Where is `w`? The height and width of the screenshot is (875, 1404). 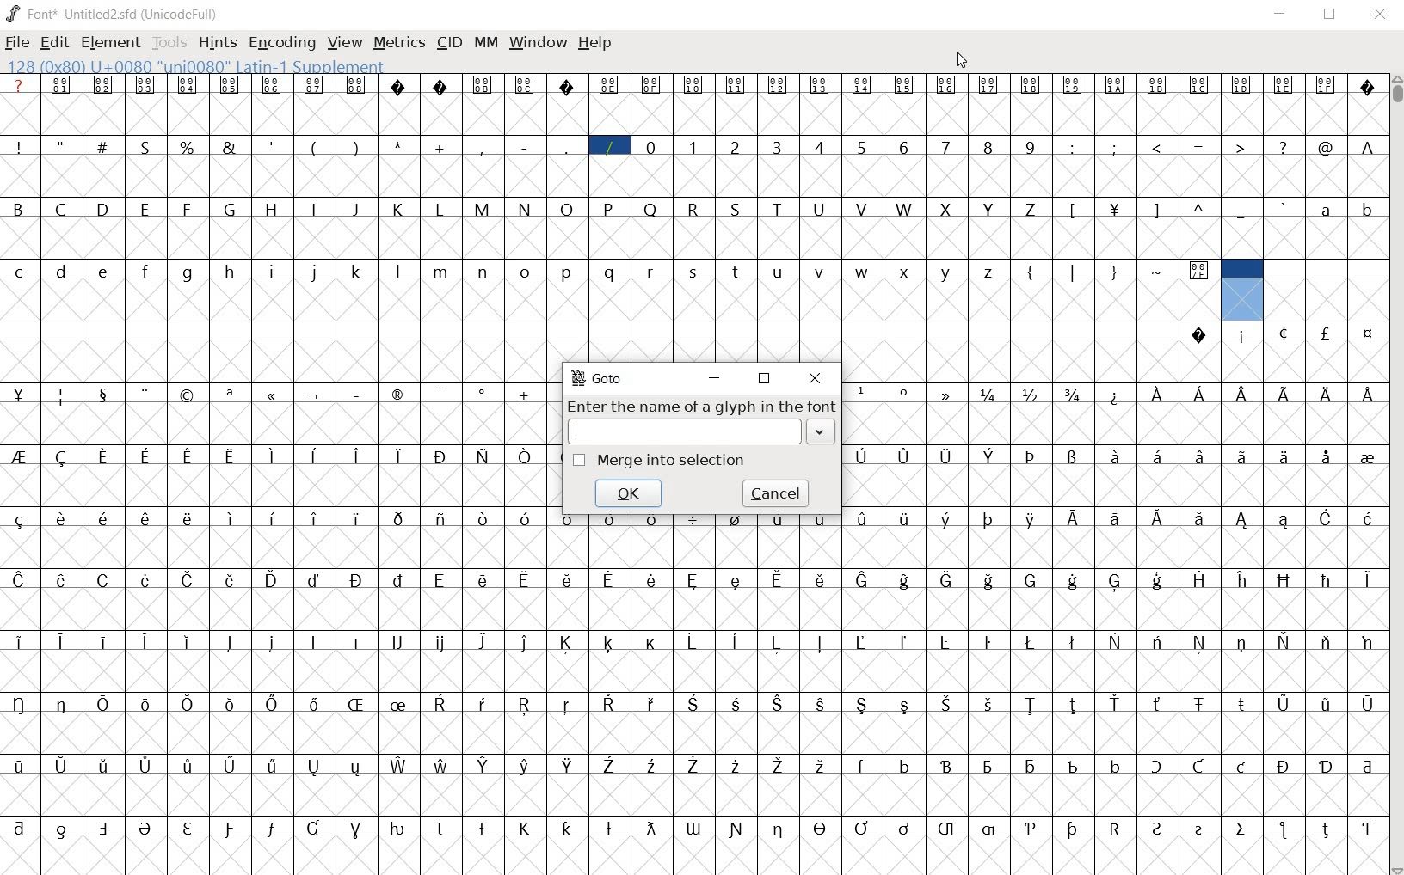
w is located at coordinates (862, 270).